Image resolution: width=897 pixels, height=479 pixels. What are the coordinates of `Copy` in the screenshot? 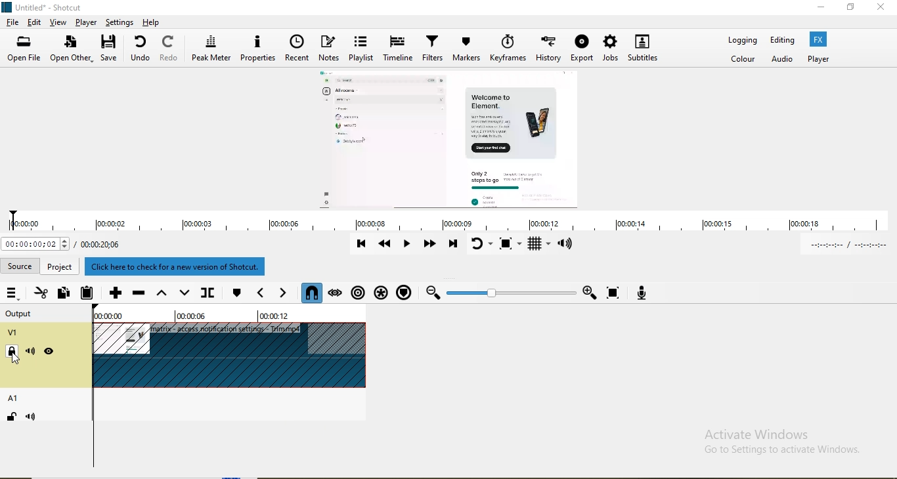 It's located at (62, 294).